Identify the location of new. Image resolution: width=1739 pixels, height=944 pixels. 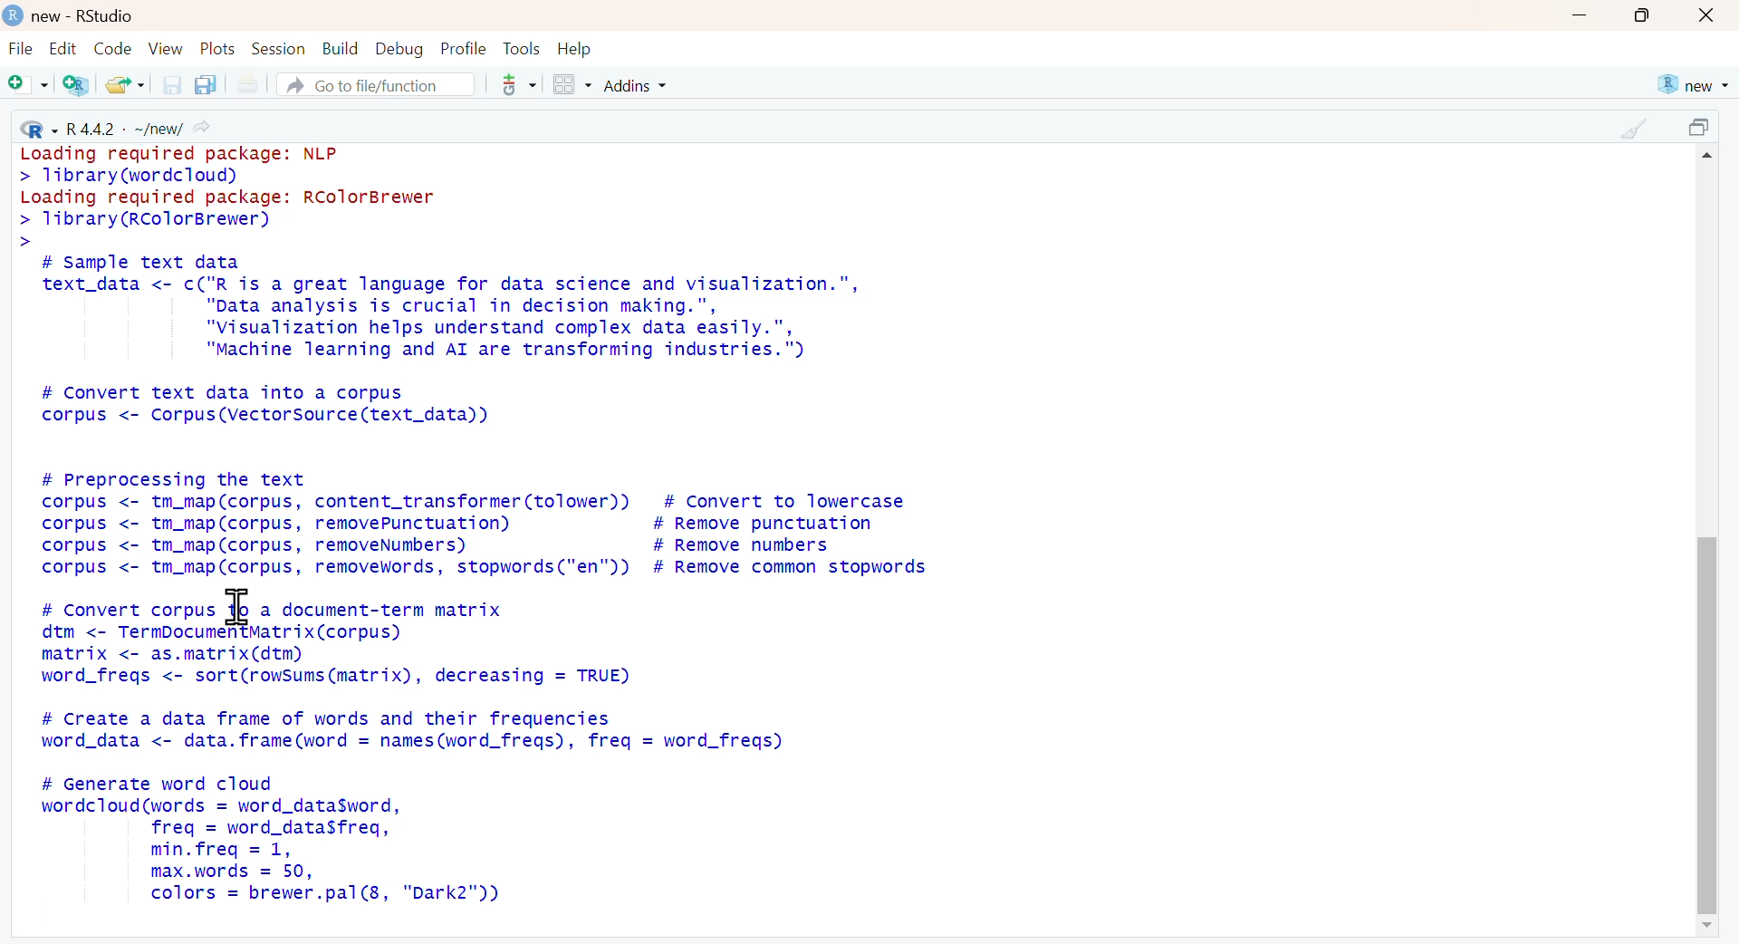
(1691, 84).